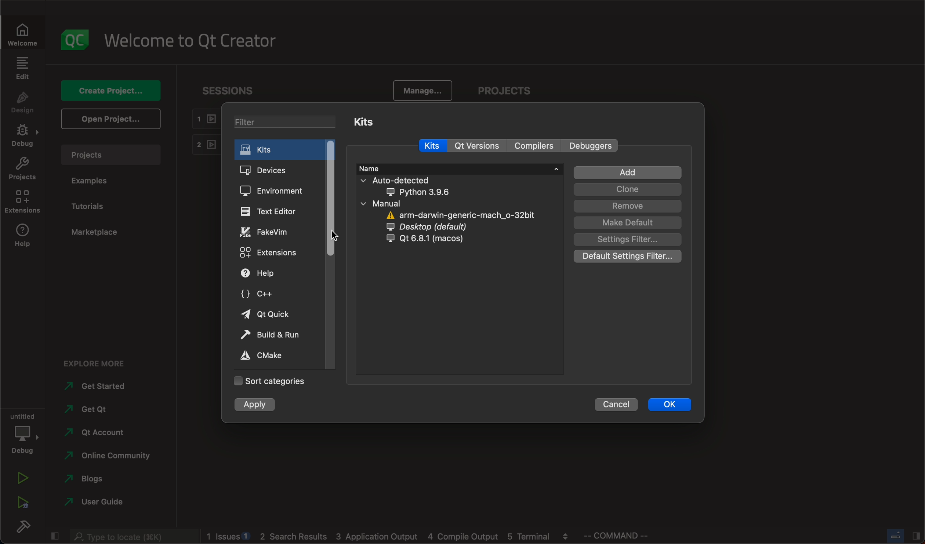 The height and width of the screenshot is (544, 925). Describe the element at coordinates (97, 410) in the screenshot. I see `get qt` at that location.